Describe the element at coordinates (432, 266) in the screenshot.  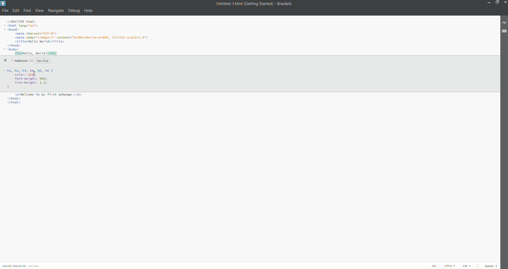
I see `ins` at that location.